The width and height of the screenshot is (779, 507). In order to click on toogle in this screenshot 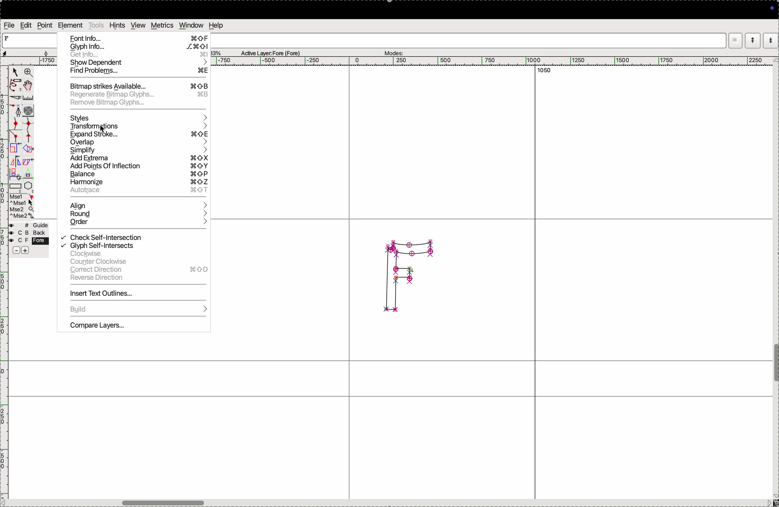, I will do `click(775, 365)`.